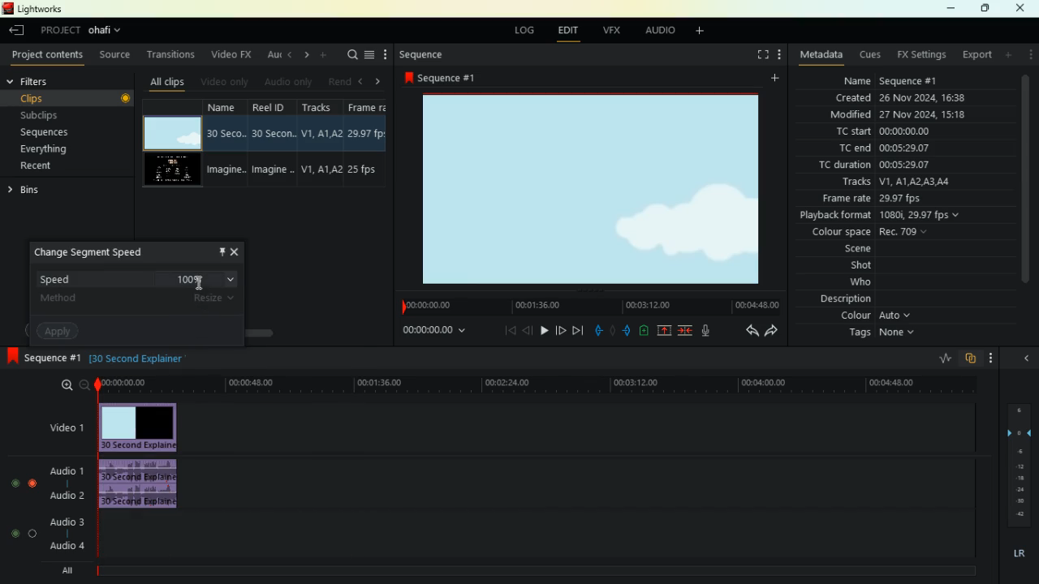 This screenshot has width=1039, height=584. What do you see at coordinates (428, 331) in the screenshot?
I see `time` at bounding box center [428, 331].